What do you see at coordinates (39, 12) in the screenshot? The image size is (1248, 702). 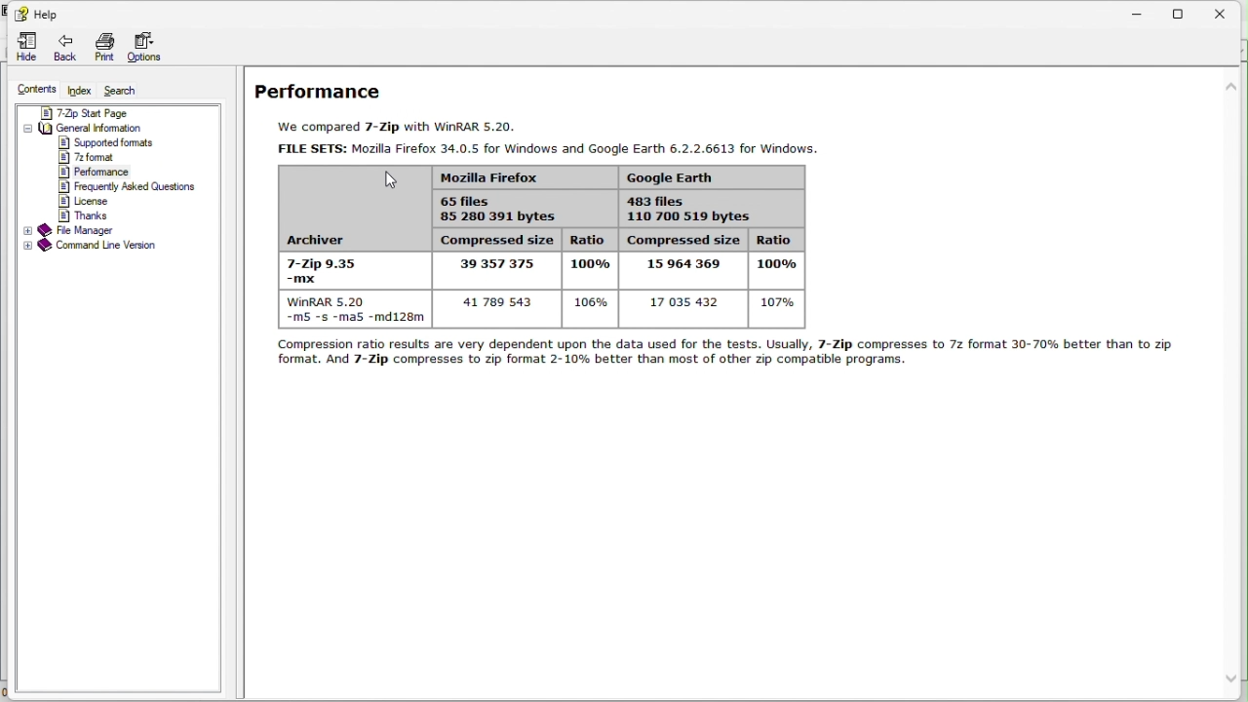 I see `help` at bounding box center [39, 12].